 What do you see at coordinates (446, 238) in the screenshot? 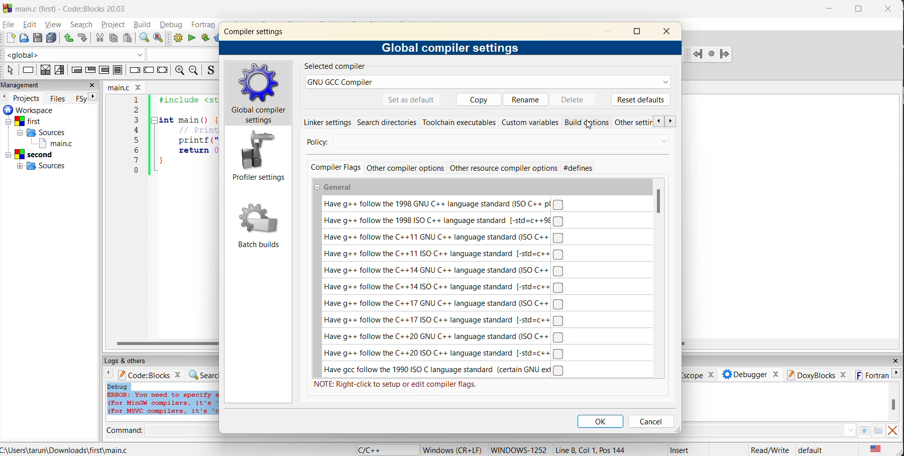
I see `Have g++ follow the C++11 GNU C++ language standard (ISO C++` at bounding box center [446, 238].